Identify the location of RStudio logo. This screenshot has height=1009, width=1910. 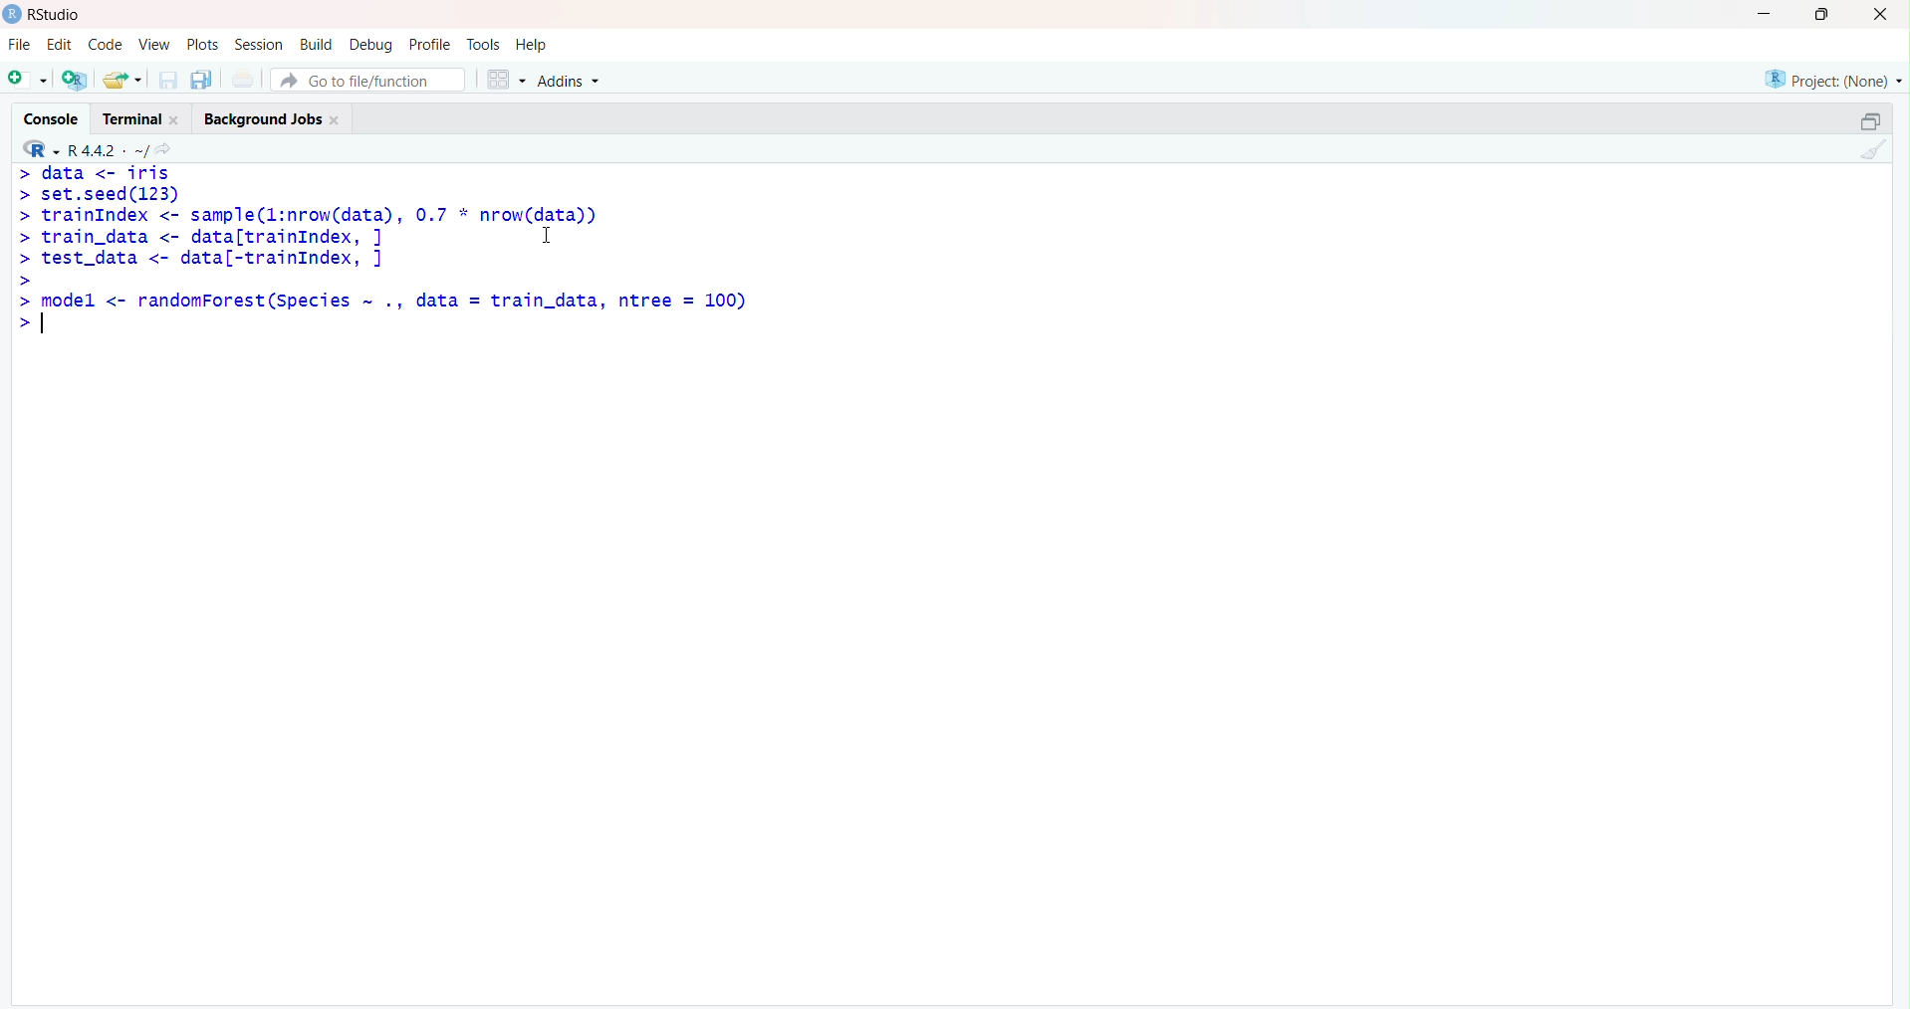
(37, 147).